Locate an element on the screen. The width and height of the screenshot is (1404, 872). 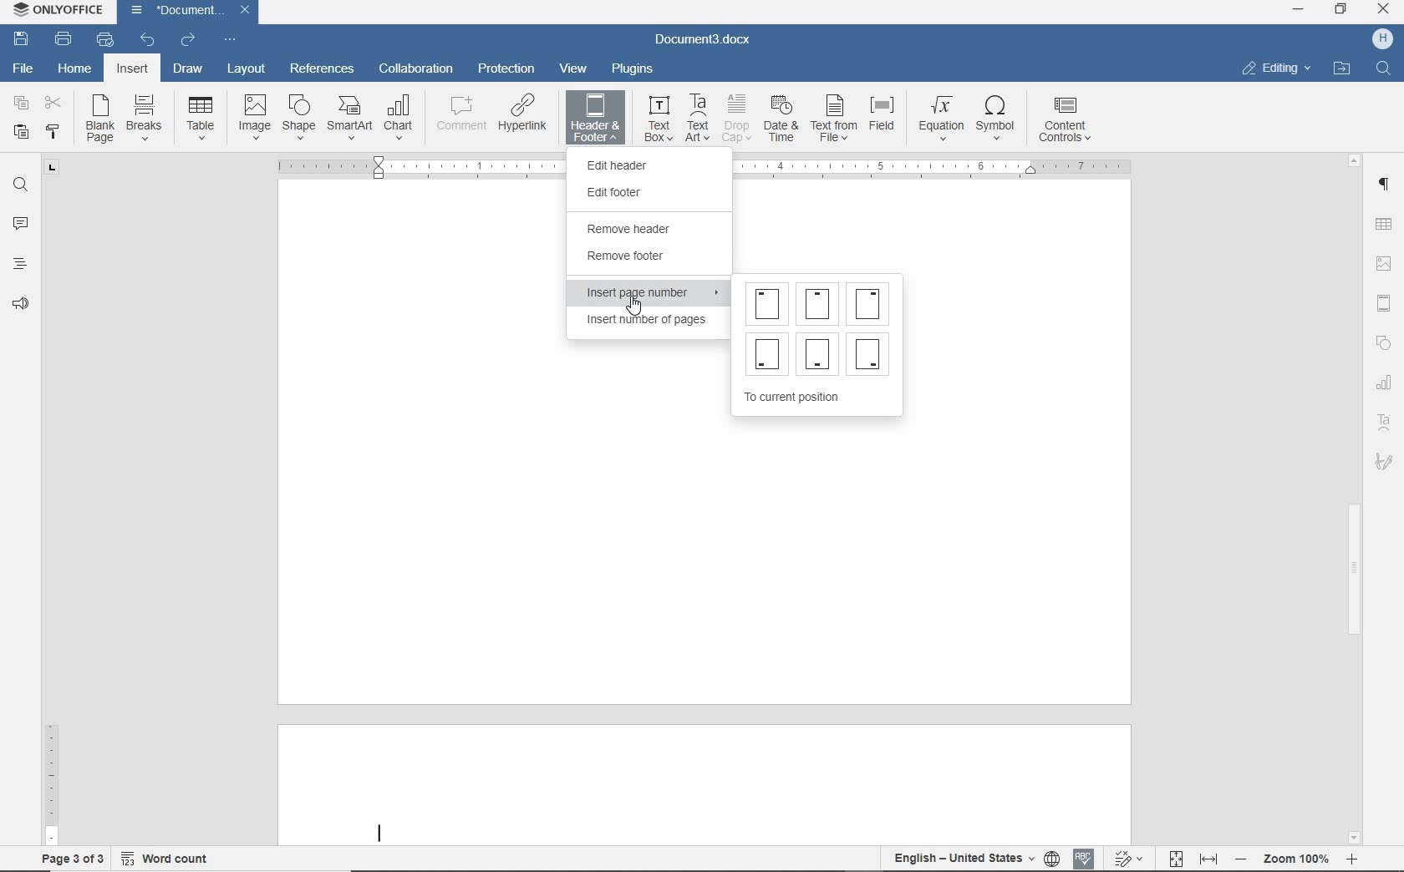
TEXT BOX is located at coordinates (657, 117).